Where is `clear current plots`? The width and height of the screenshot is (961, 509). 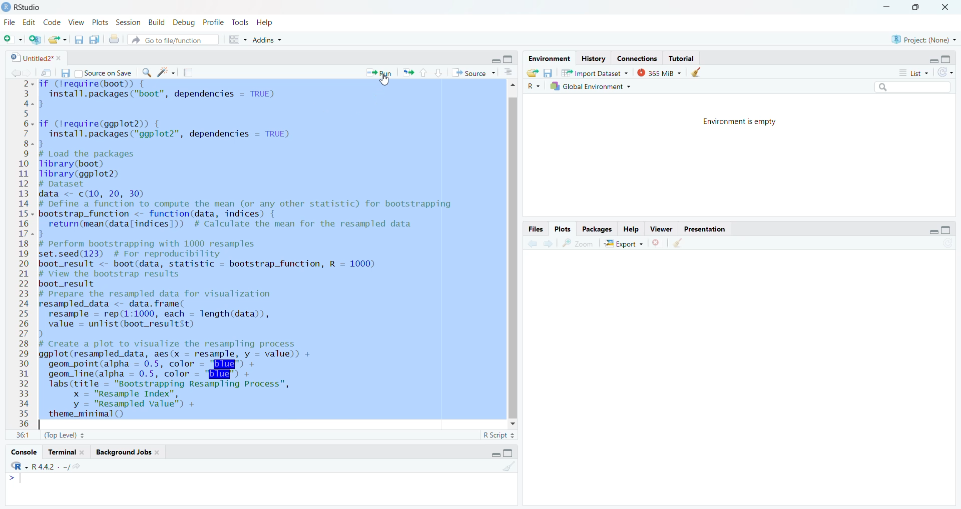
clear current plots is located at coordinates (658, 242).